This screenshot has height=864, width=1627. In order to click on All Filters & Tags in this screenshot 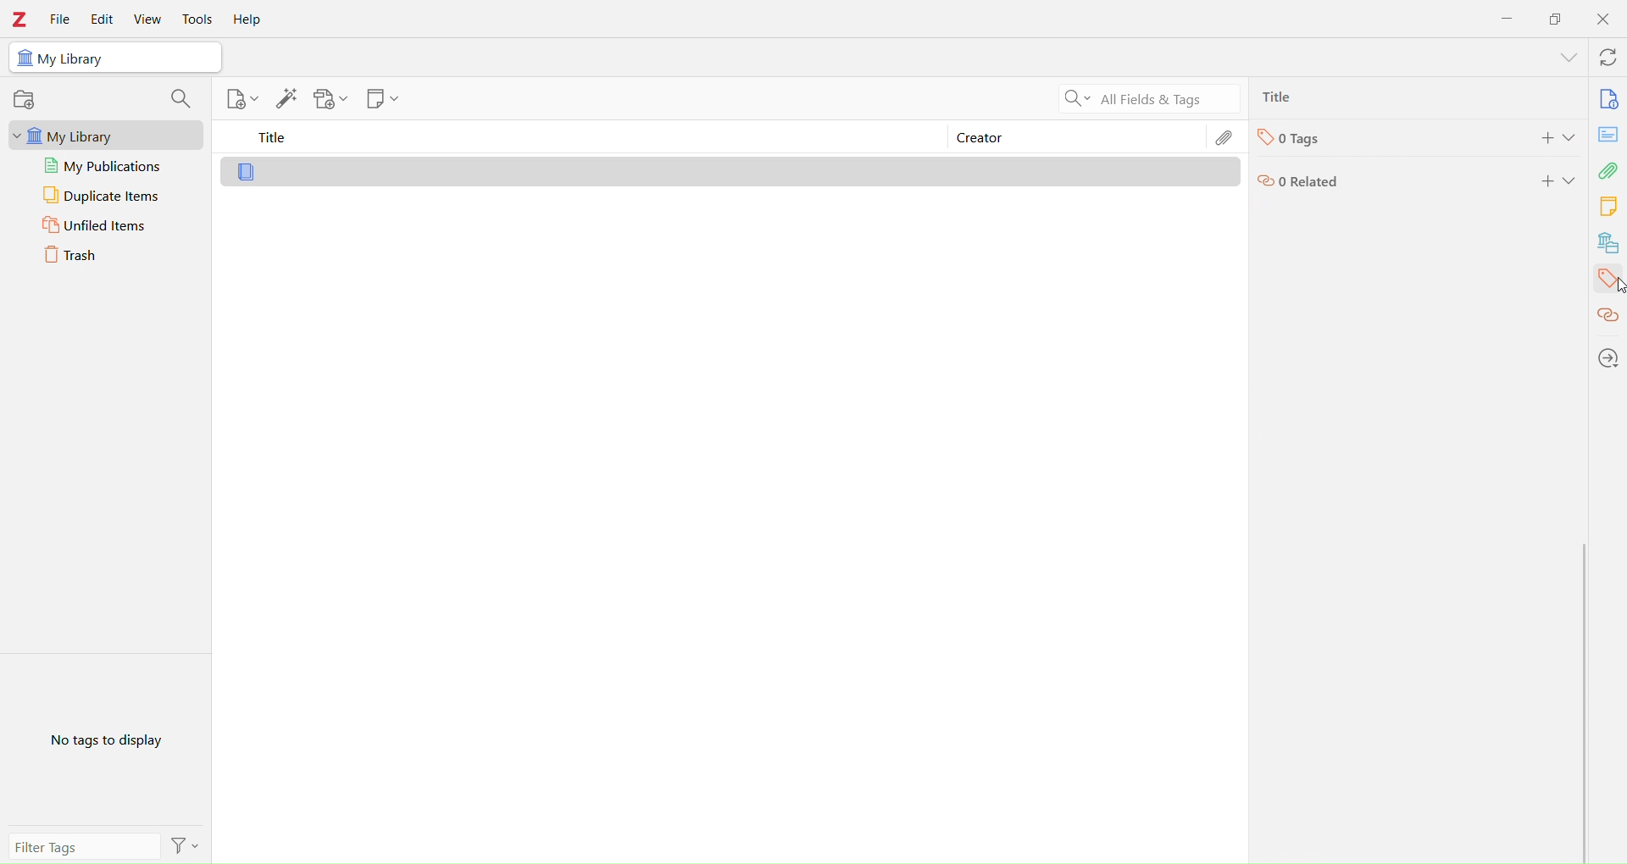, I will do `click(1146, 101)`.